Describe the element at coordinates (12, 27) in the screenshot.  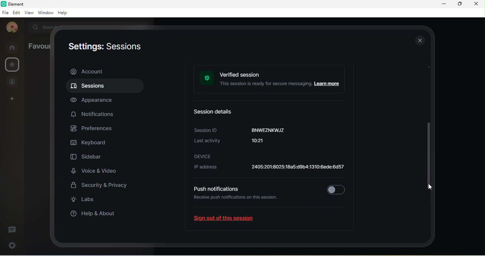
I see `account` at that location.